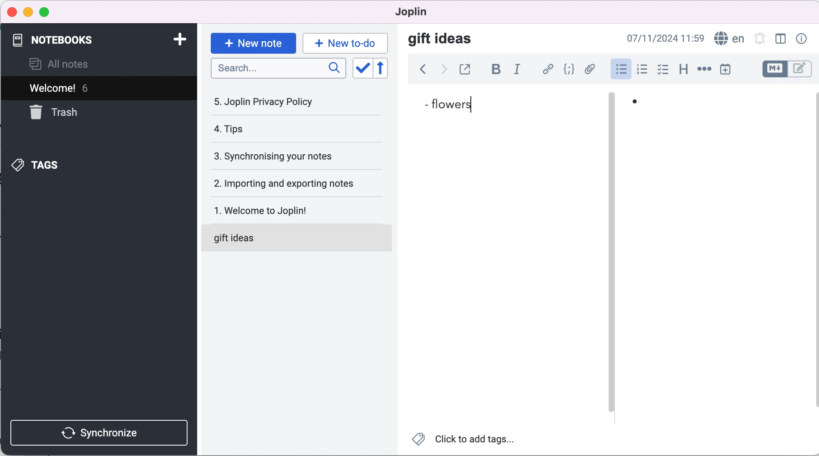 The image size is (819, 456). Describe the element at coordinates (635, 107) in the screenshot. I see `bullet 1` at that location.